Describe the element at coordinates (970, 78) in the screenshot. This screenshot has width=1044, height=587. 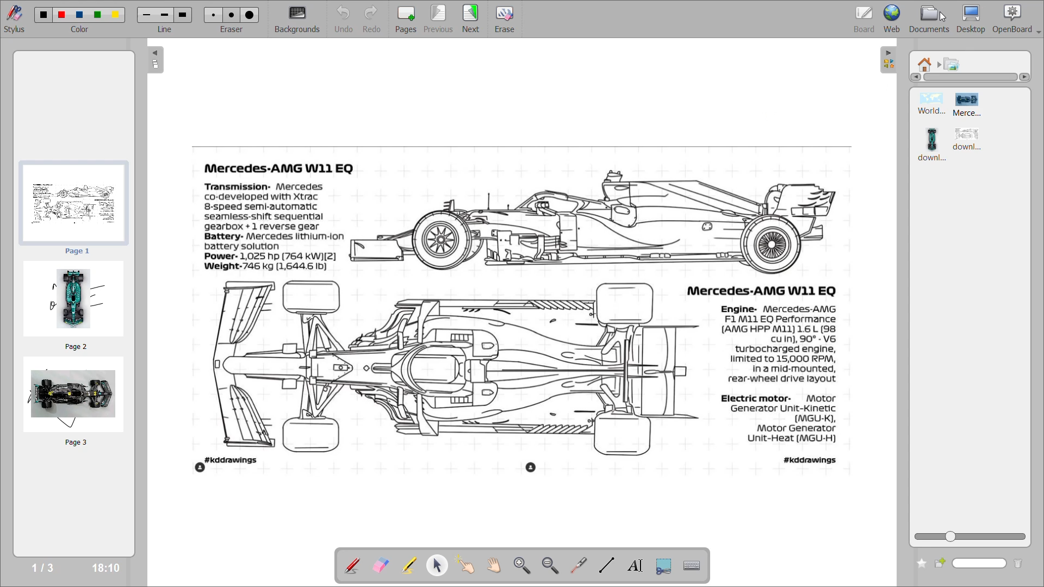
I see `horizontal scroll bar` at that location.